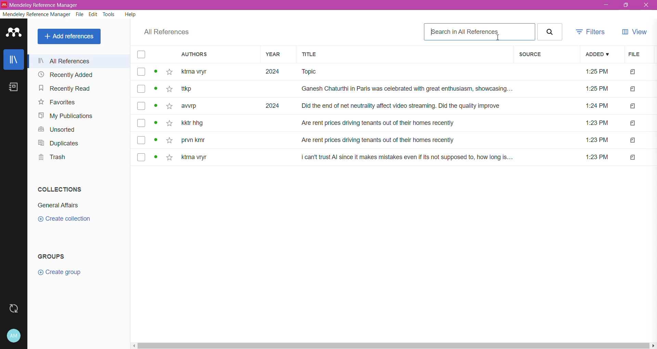  I want to click on view status of the file, so click(156, 140).